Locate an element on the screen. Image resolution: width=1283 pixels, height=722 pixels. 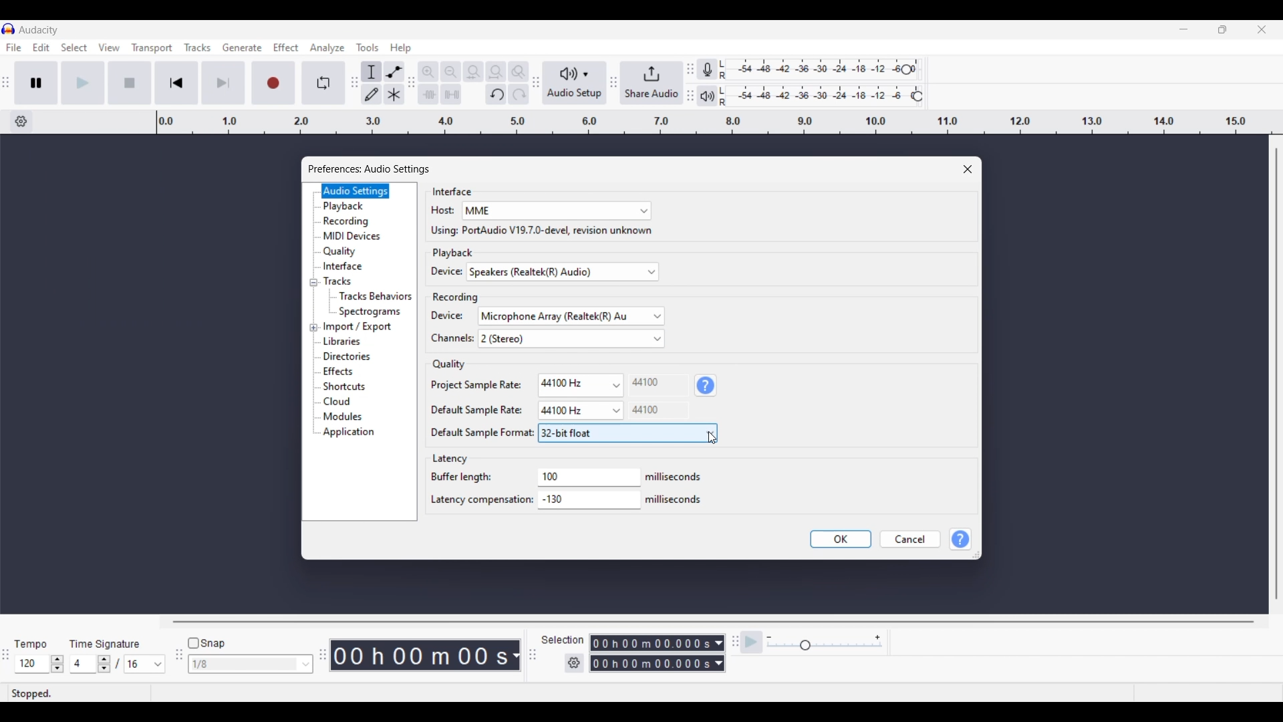
Default sample rate options is located at coordinates (580, 410).